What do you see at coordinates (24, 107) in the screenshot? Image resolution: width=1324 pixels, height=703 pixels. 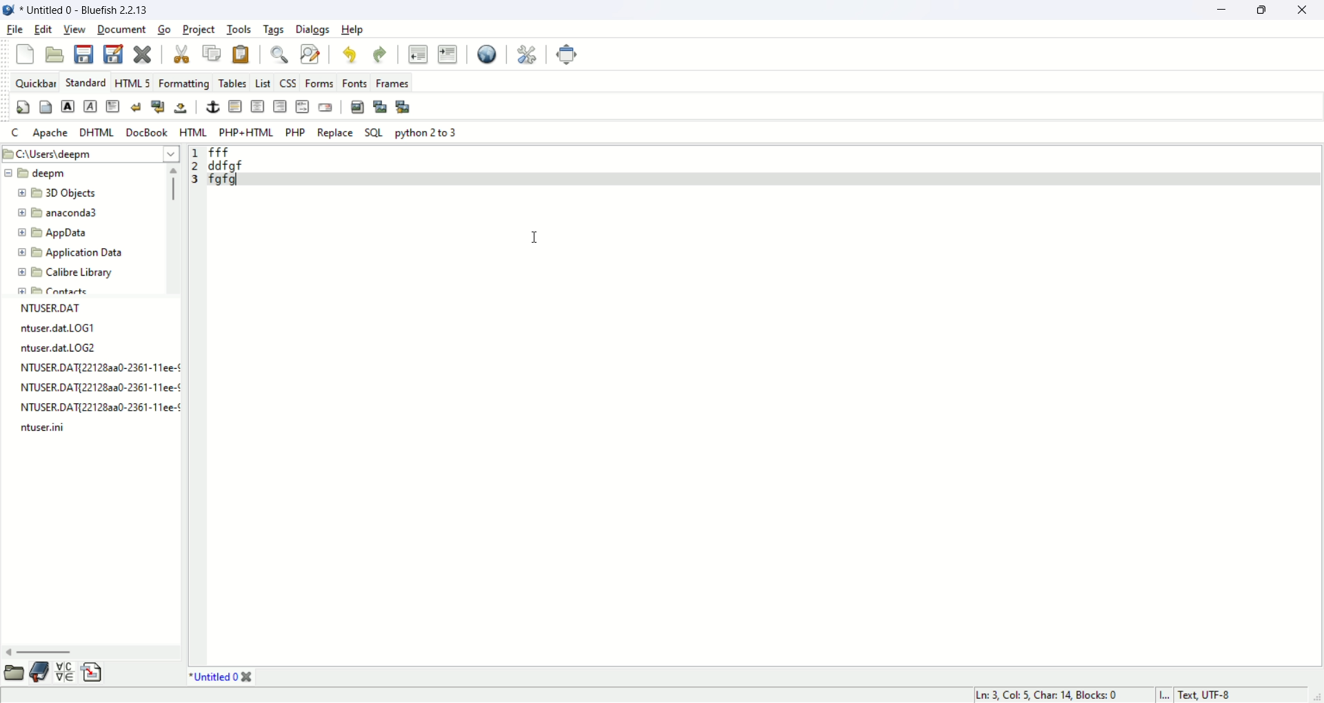 I see `quickstart` at bounding box center [24, 107].